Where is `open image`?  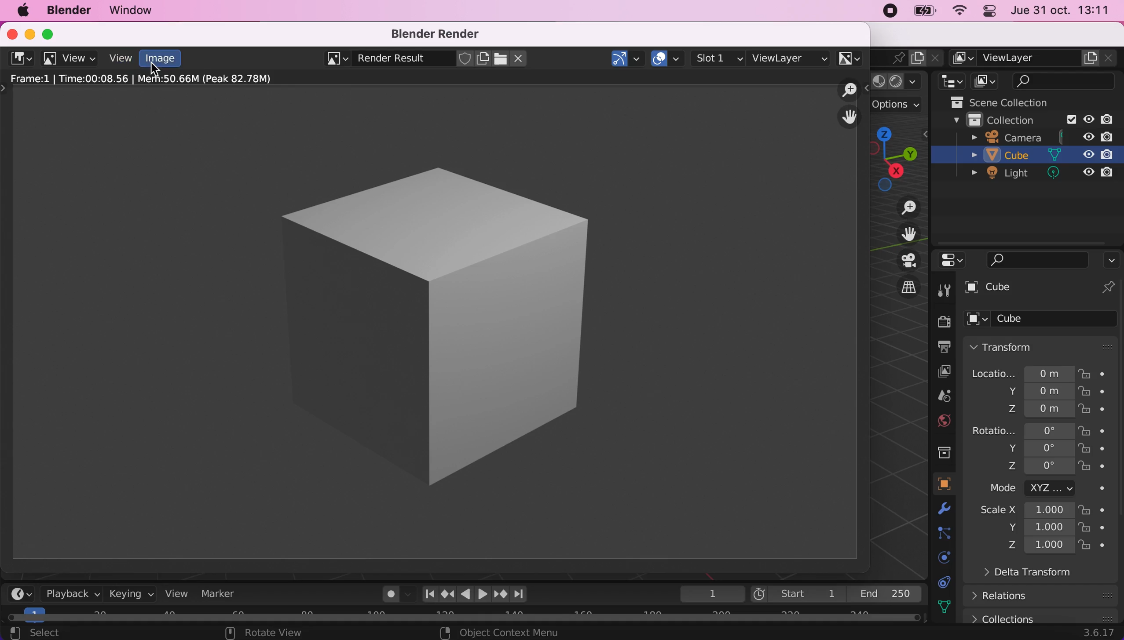 open image is located at coordinates (499, 58).